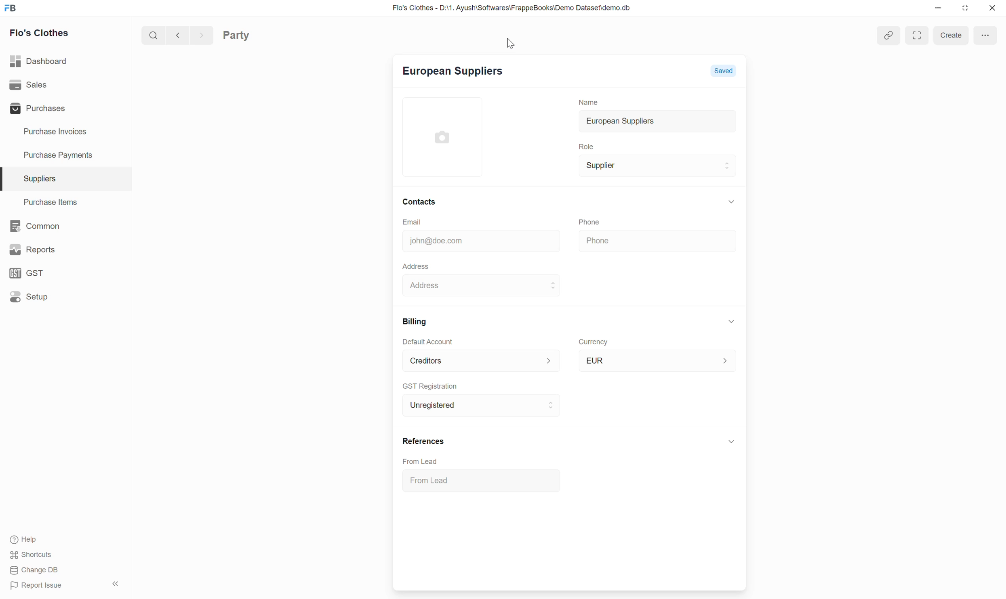 The height and width of the screenshot is (599, 1006). Describe the element at coordinates (39, 179) in the screenshot. I see `suppliers` at that location.